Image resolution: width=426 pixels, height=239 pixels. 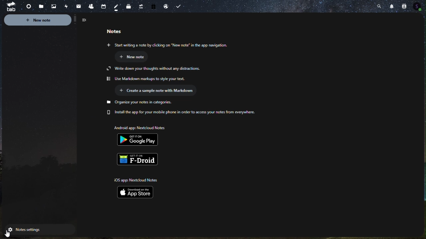 What do you see at coordinates (91, 5) in the screenshot?
I see `Contacts` at bounding box center [91, 5].